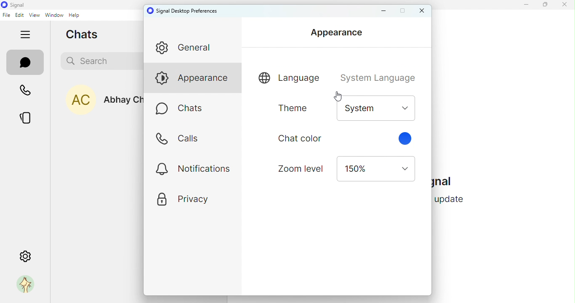 The height and width of the screenshot is (303, 575). I want to click on System language, so click(382, 79).